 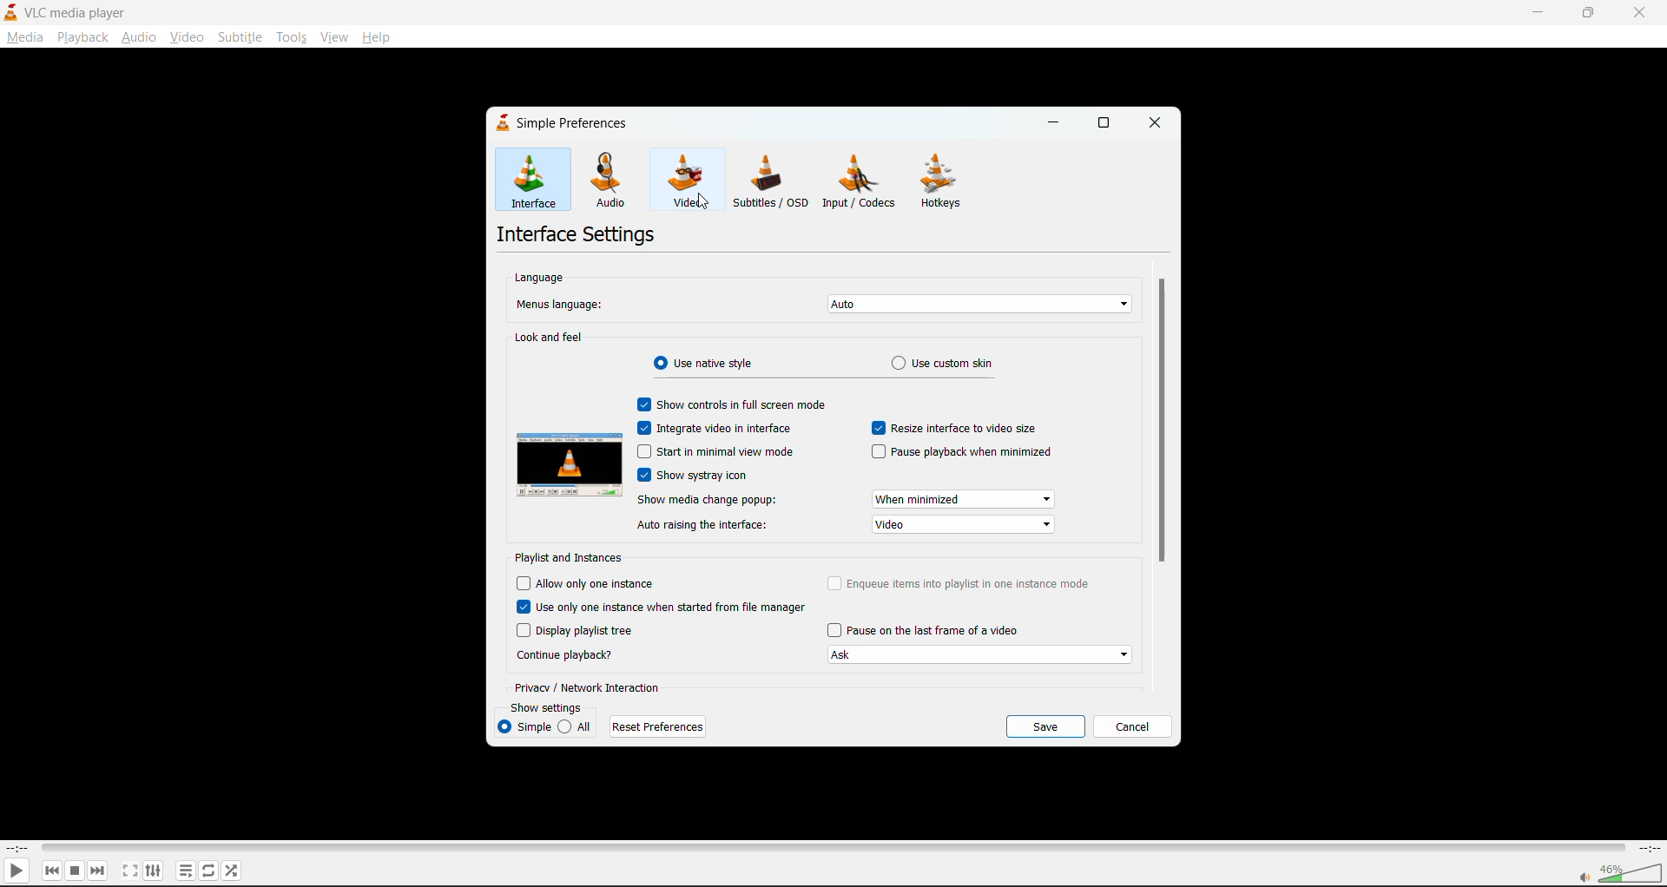 What do you see at coordinates (687, 182) in the screenshot?
I see `video` at bounding box center [687, 182].